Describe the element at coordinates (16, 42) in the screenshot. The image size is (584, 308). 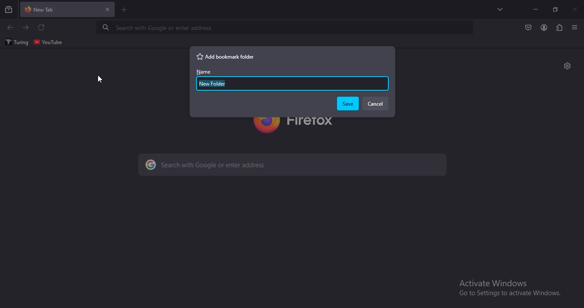
I see `turing` at that location.